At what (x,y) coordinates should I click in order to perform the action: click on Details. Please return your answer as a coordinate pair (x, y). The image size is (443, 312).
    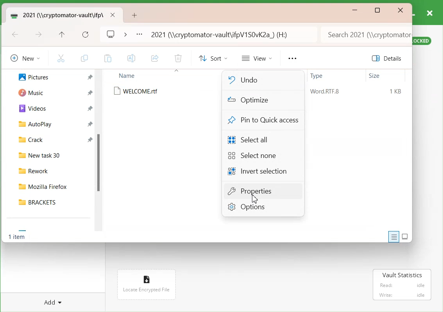
    Looking at the image, I should click on (388, 58).